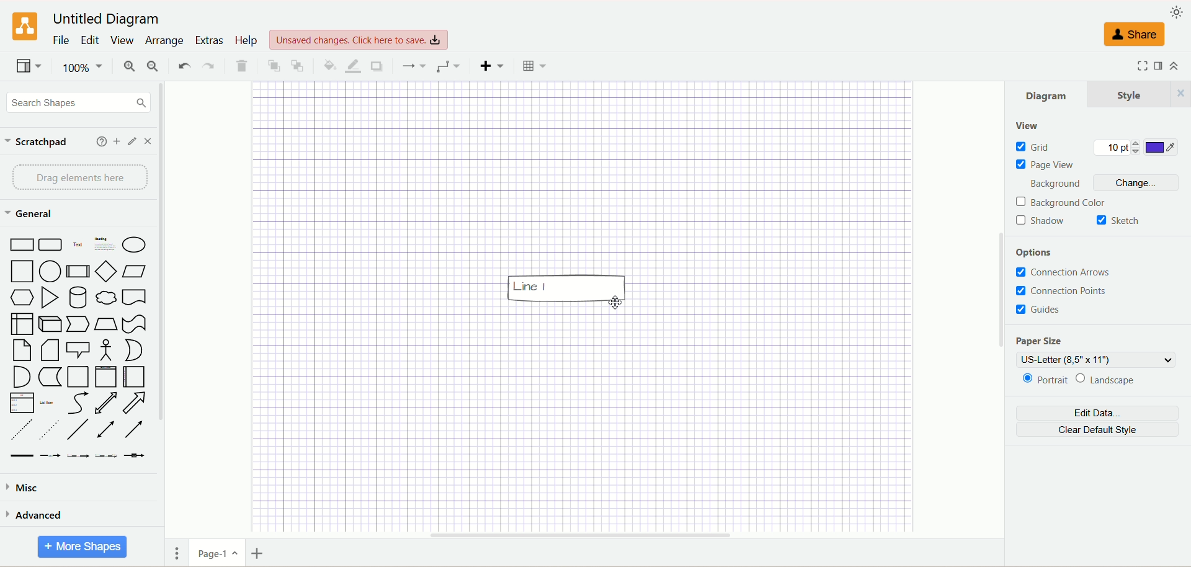 Image resolution: width=1191 pixels, height=567 pixels. What do you see at coordinates (182, 66) in the screenshot?
I see `undo` at bounding box center [182, 66].